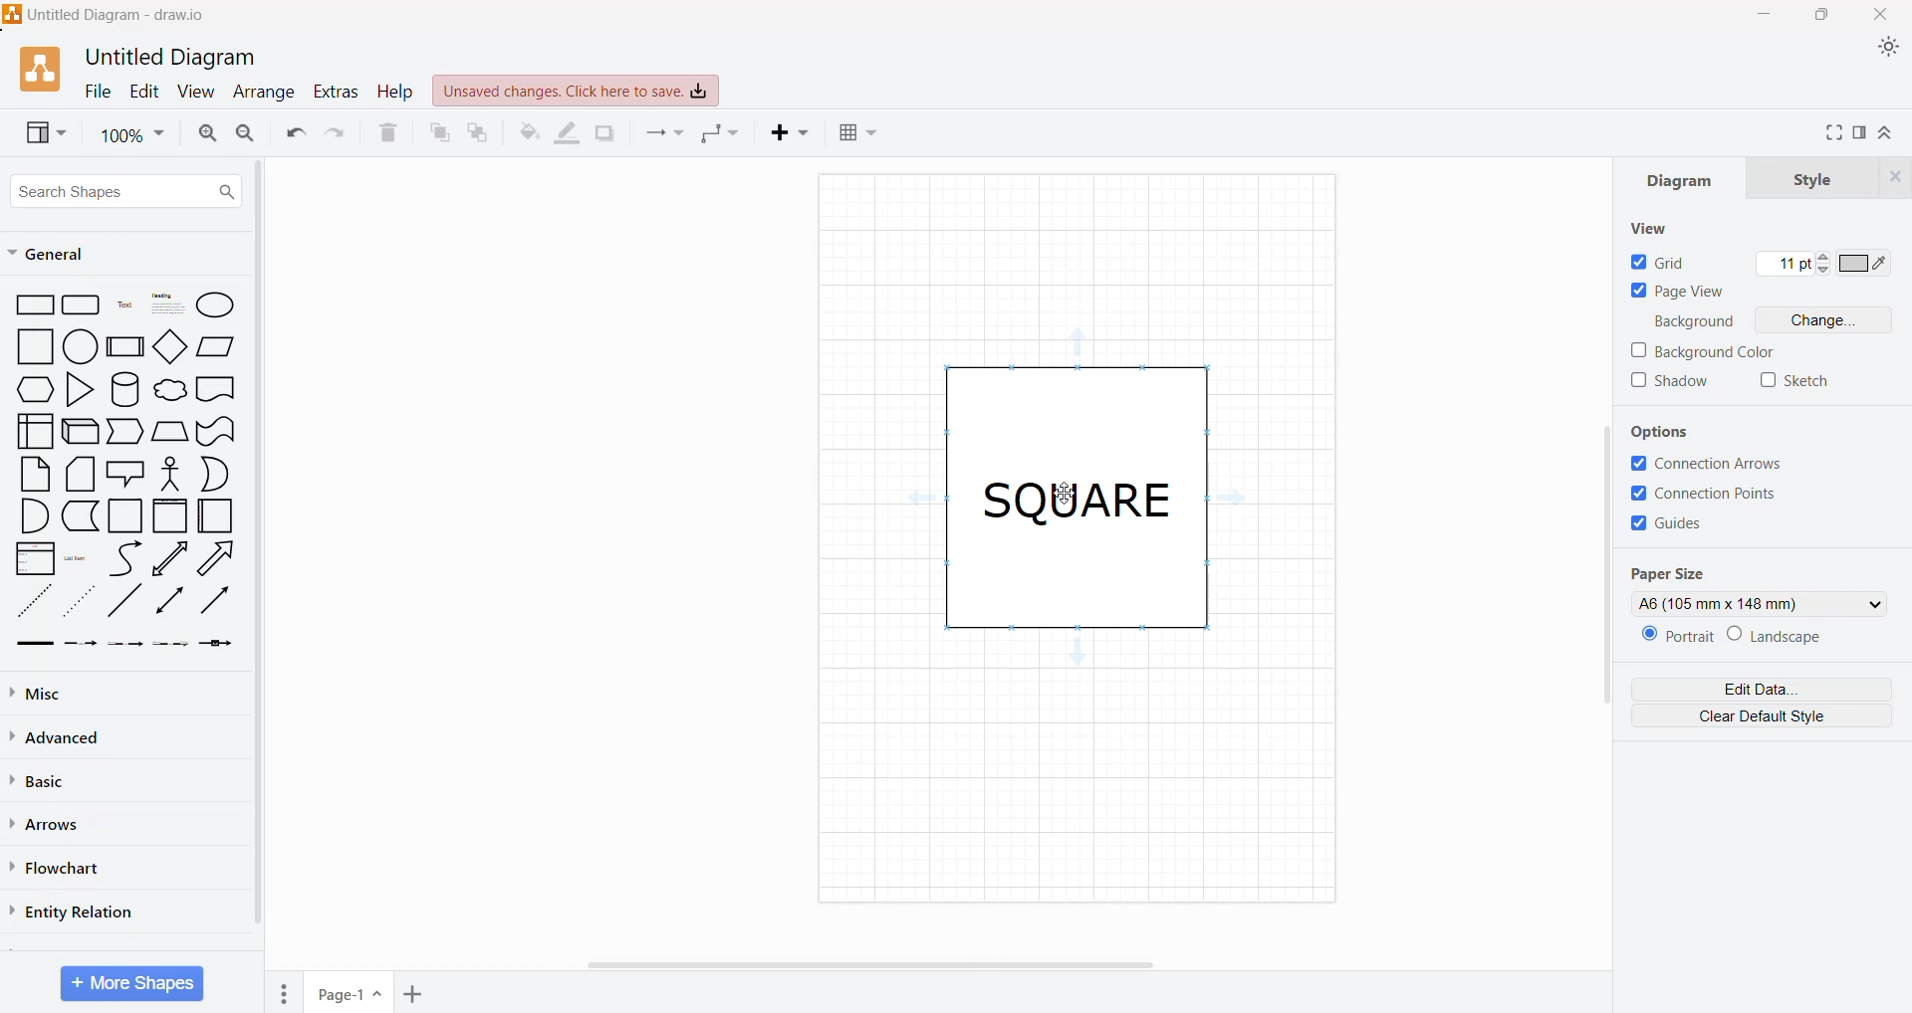 The image size is (1912, 1013). What do you see at coordinates (127, 471) in the screenshot?
I see `Speech Bubble` at bounding box center [127, 471].